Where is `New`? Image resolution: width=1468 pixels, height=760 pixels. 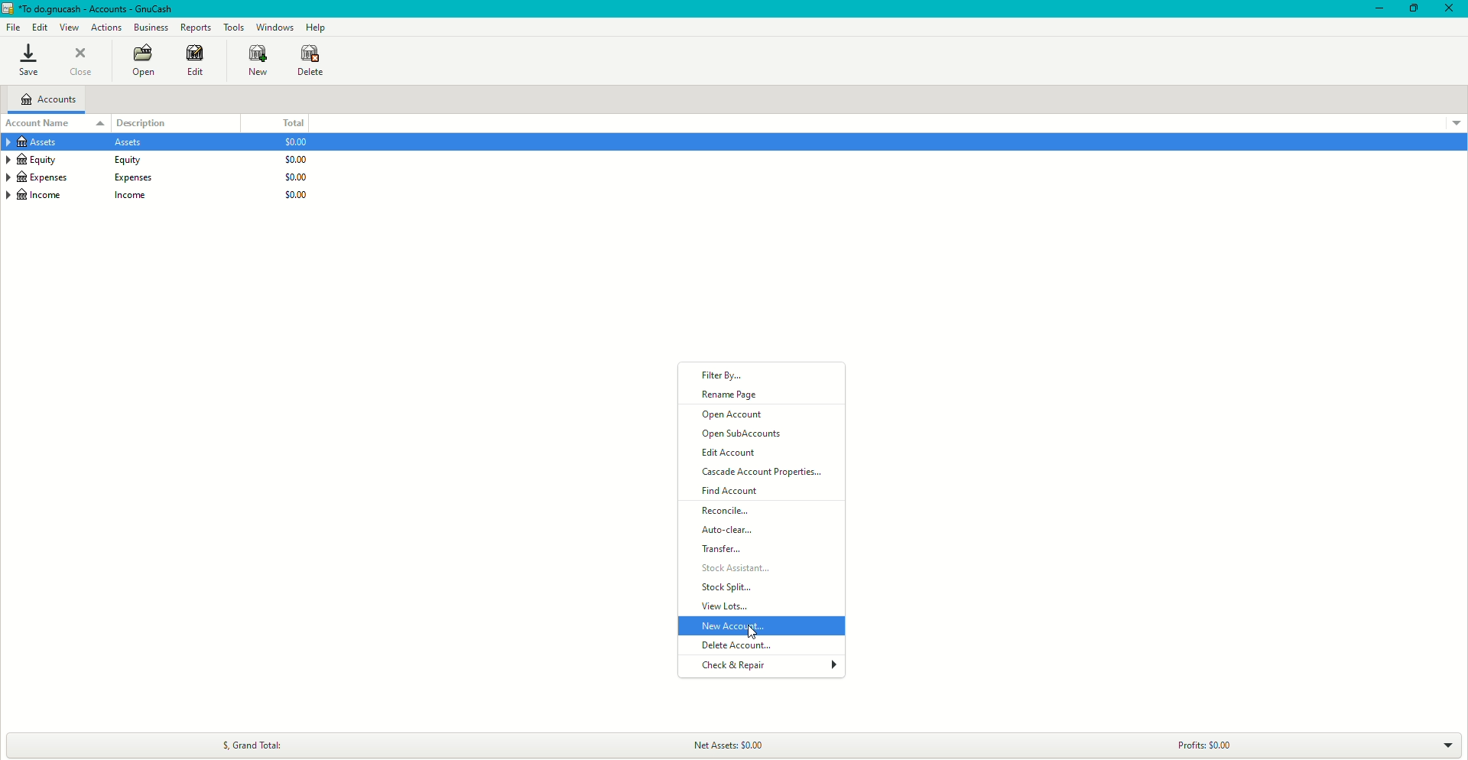
New is located at coordinates (250, 60).